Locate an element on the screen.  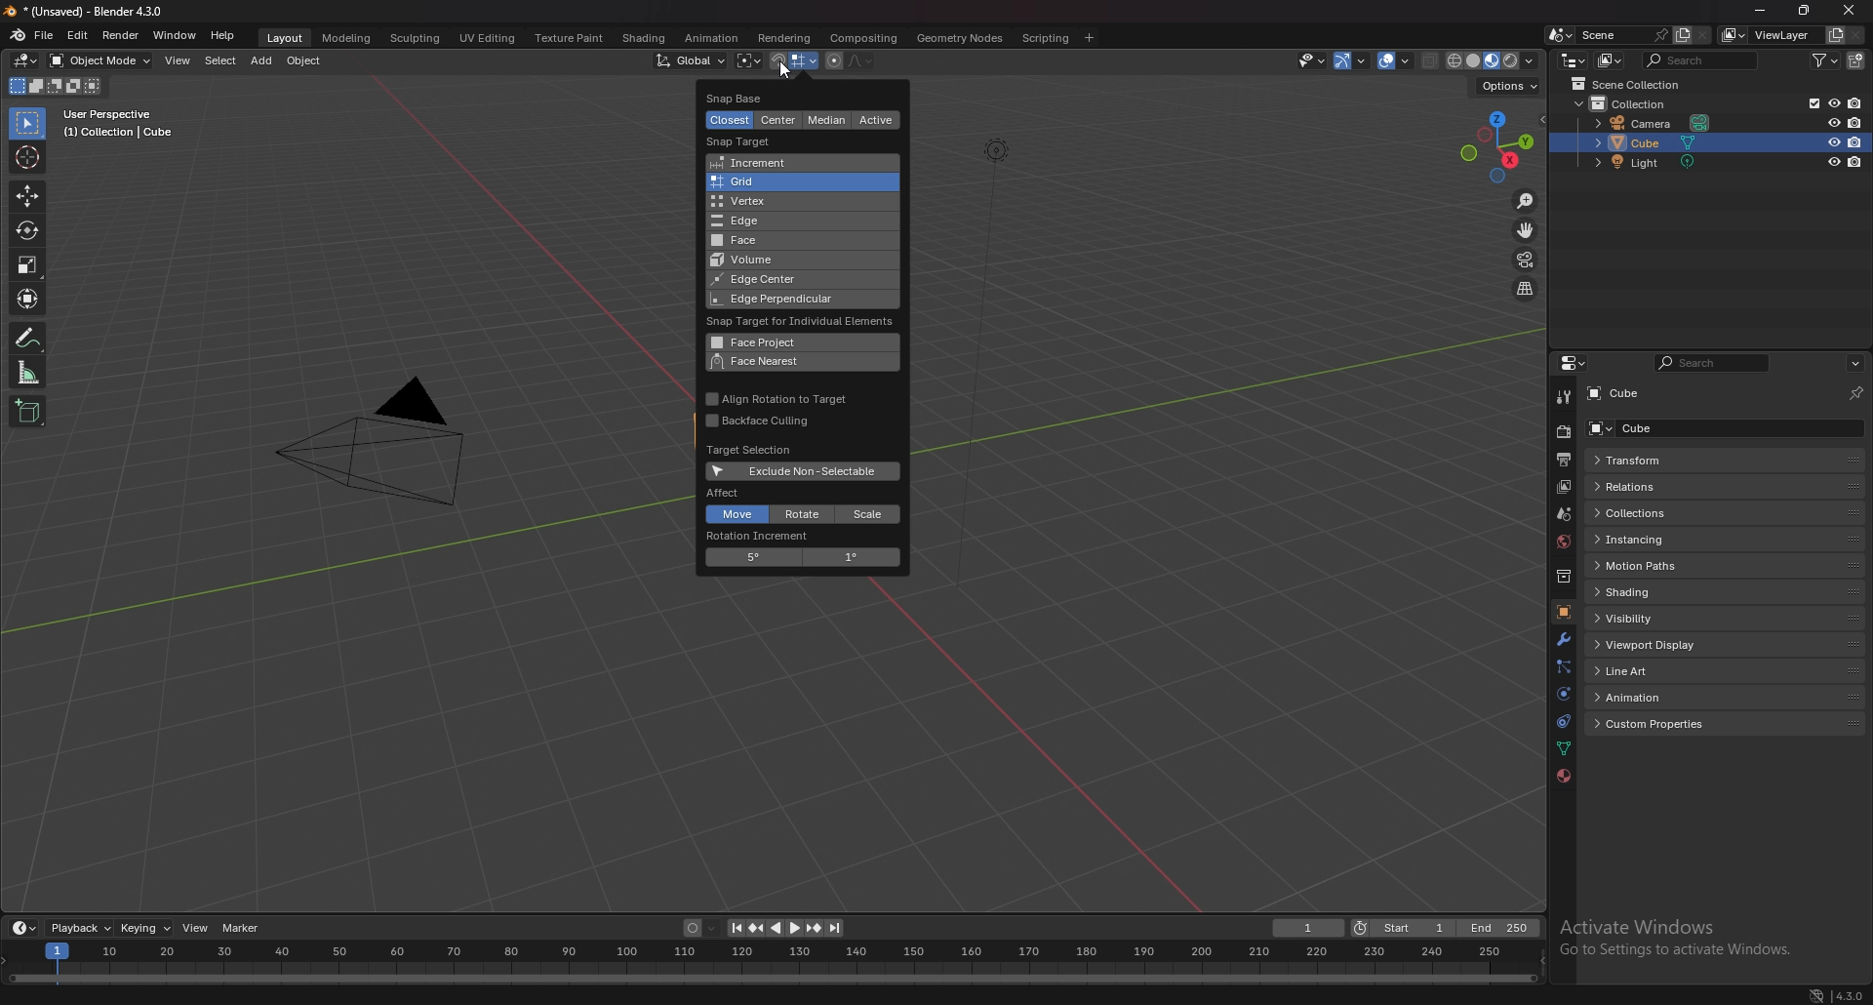
auto keying is located at coordinates (701, 928).